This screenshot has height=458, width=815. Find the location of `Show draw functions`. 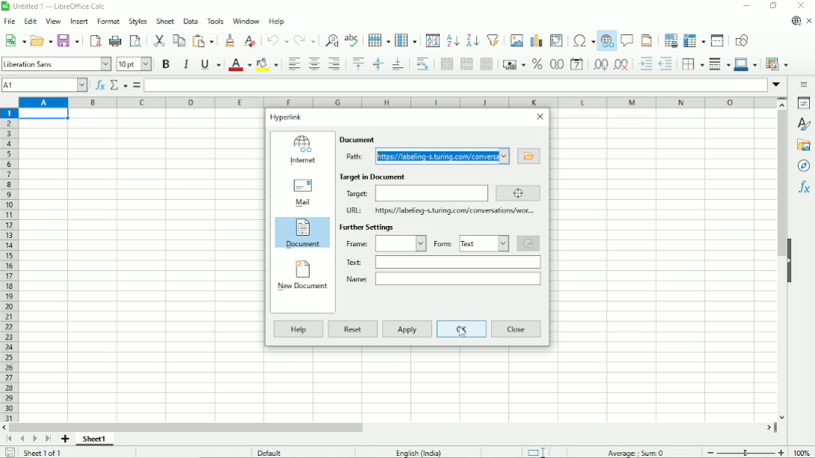

Show draw functions is located at coordinates (743, 41).